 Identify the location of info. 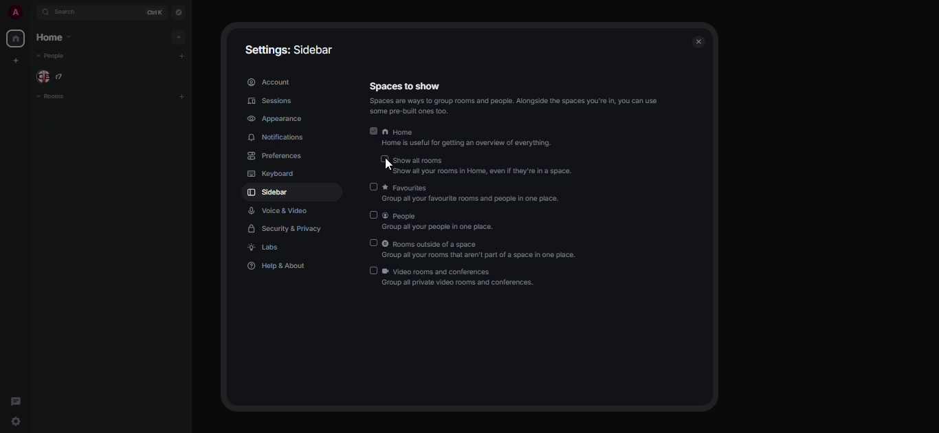
(517, 107).